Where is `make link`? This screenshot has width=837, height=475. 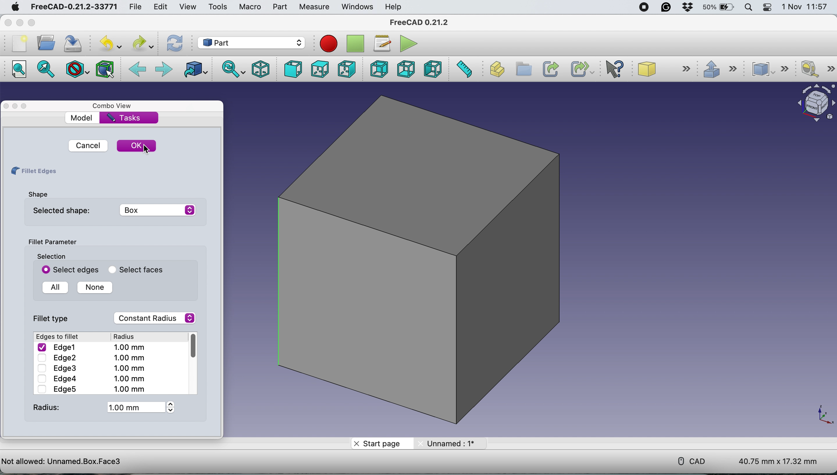 make link is located at coordinates (550, 68).